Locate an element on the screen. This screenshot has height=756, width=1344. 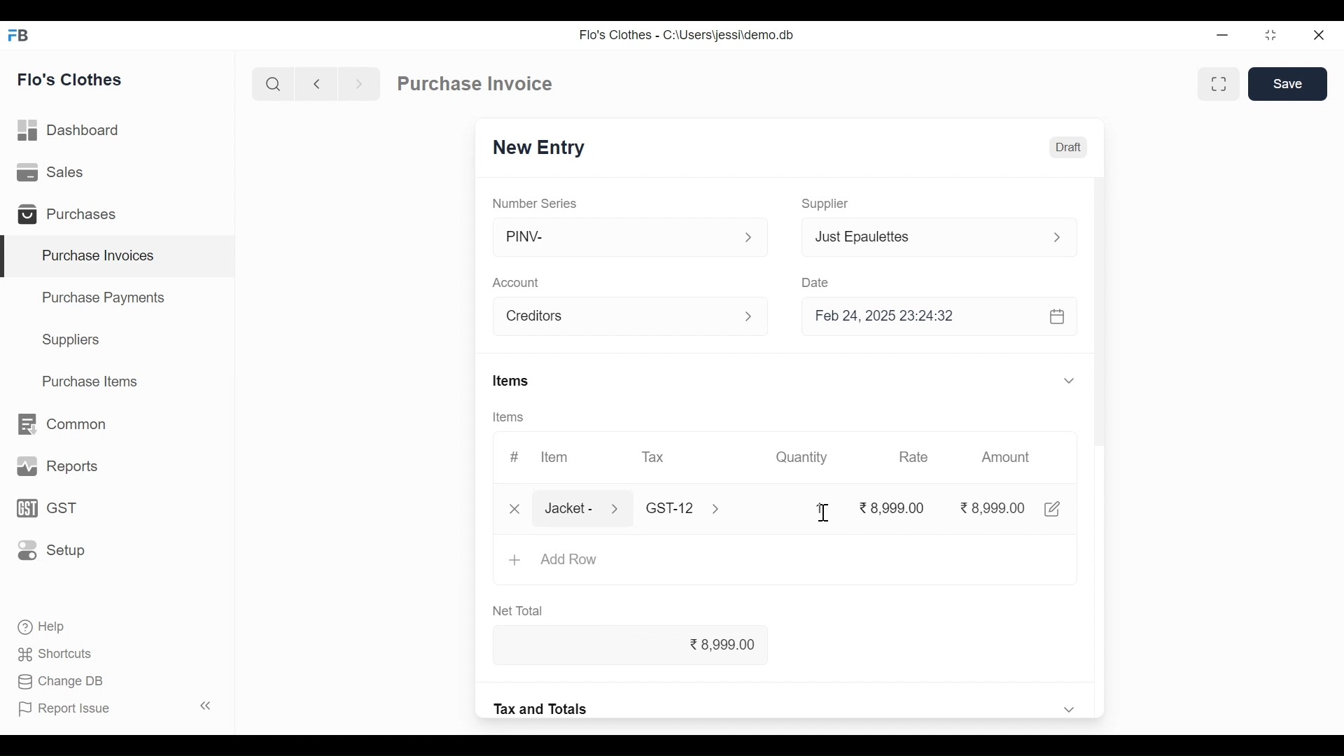
Shortcuts is located at coordinates (55, 655).